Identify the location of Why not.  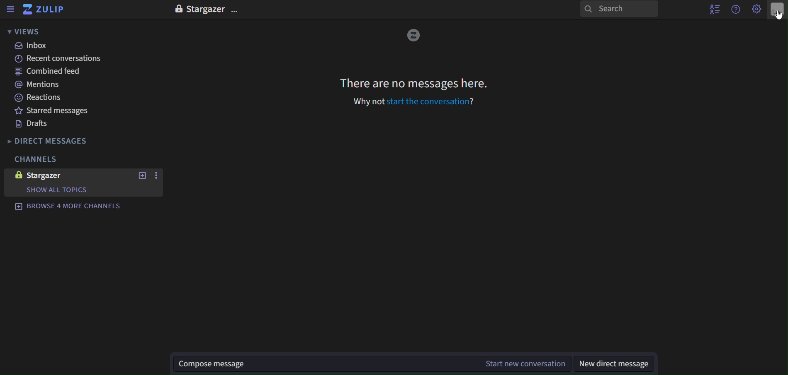
(368, 103).